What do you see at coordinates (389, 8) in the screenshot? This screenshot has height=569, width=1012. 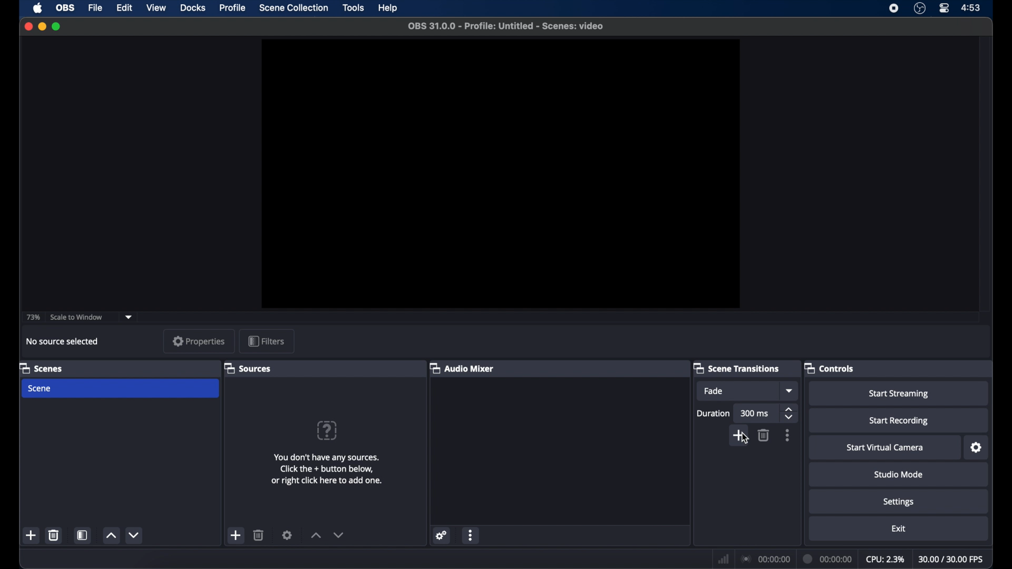 I see `help` at bounding box center [389, 8].